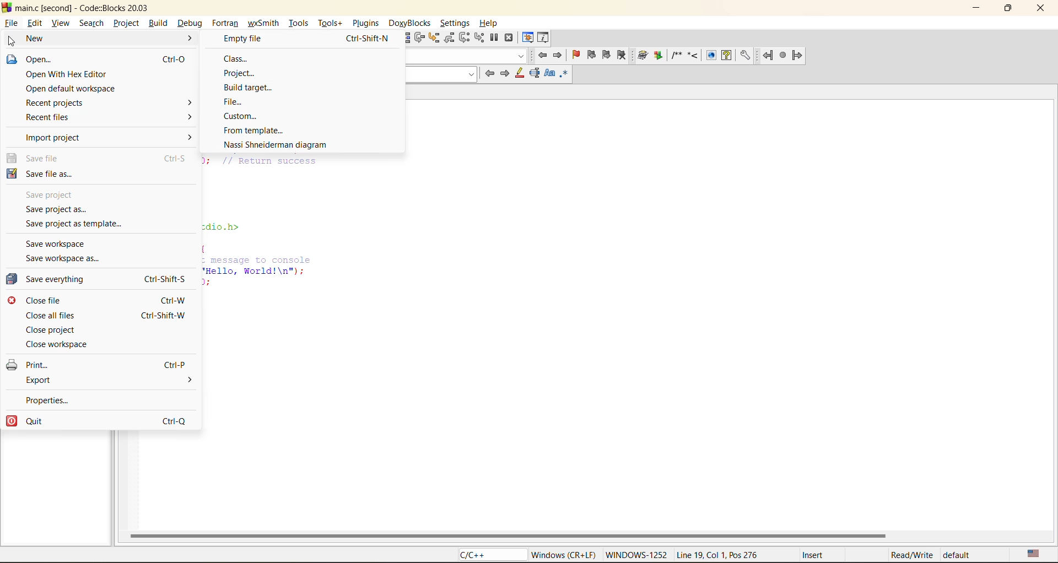 The width and height of the screenshot is (1058, 563). I want to click on settings, so click(456, 22).